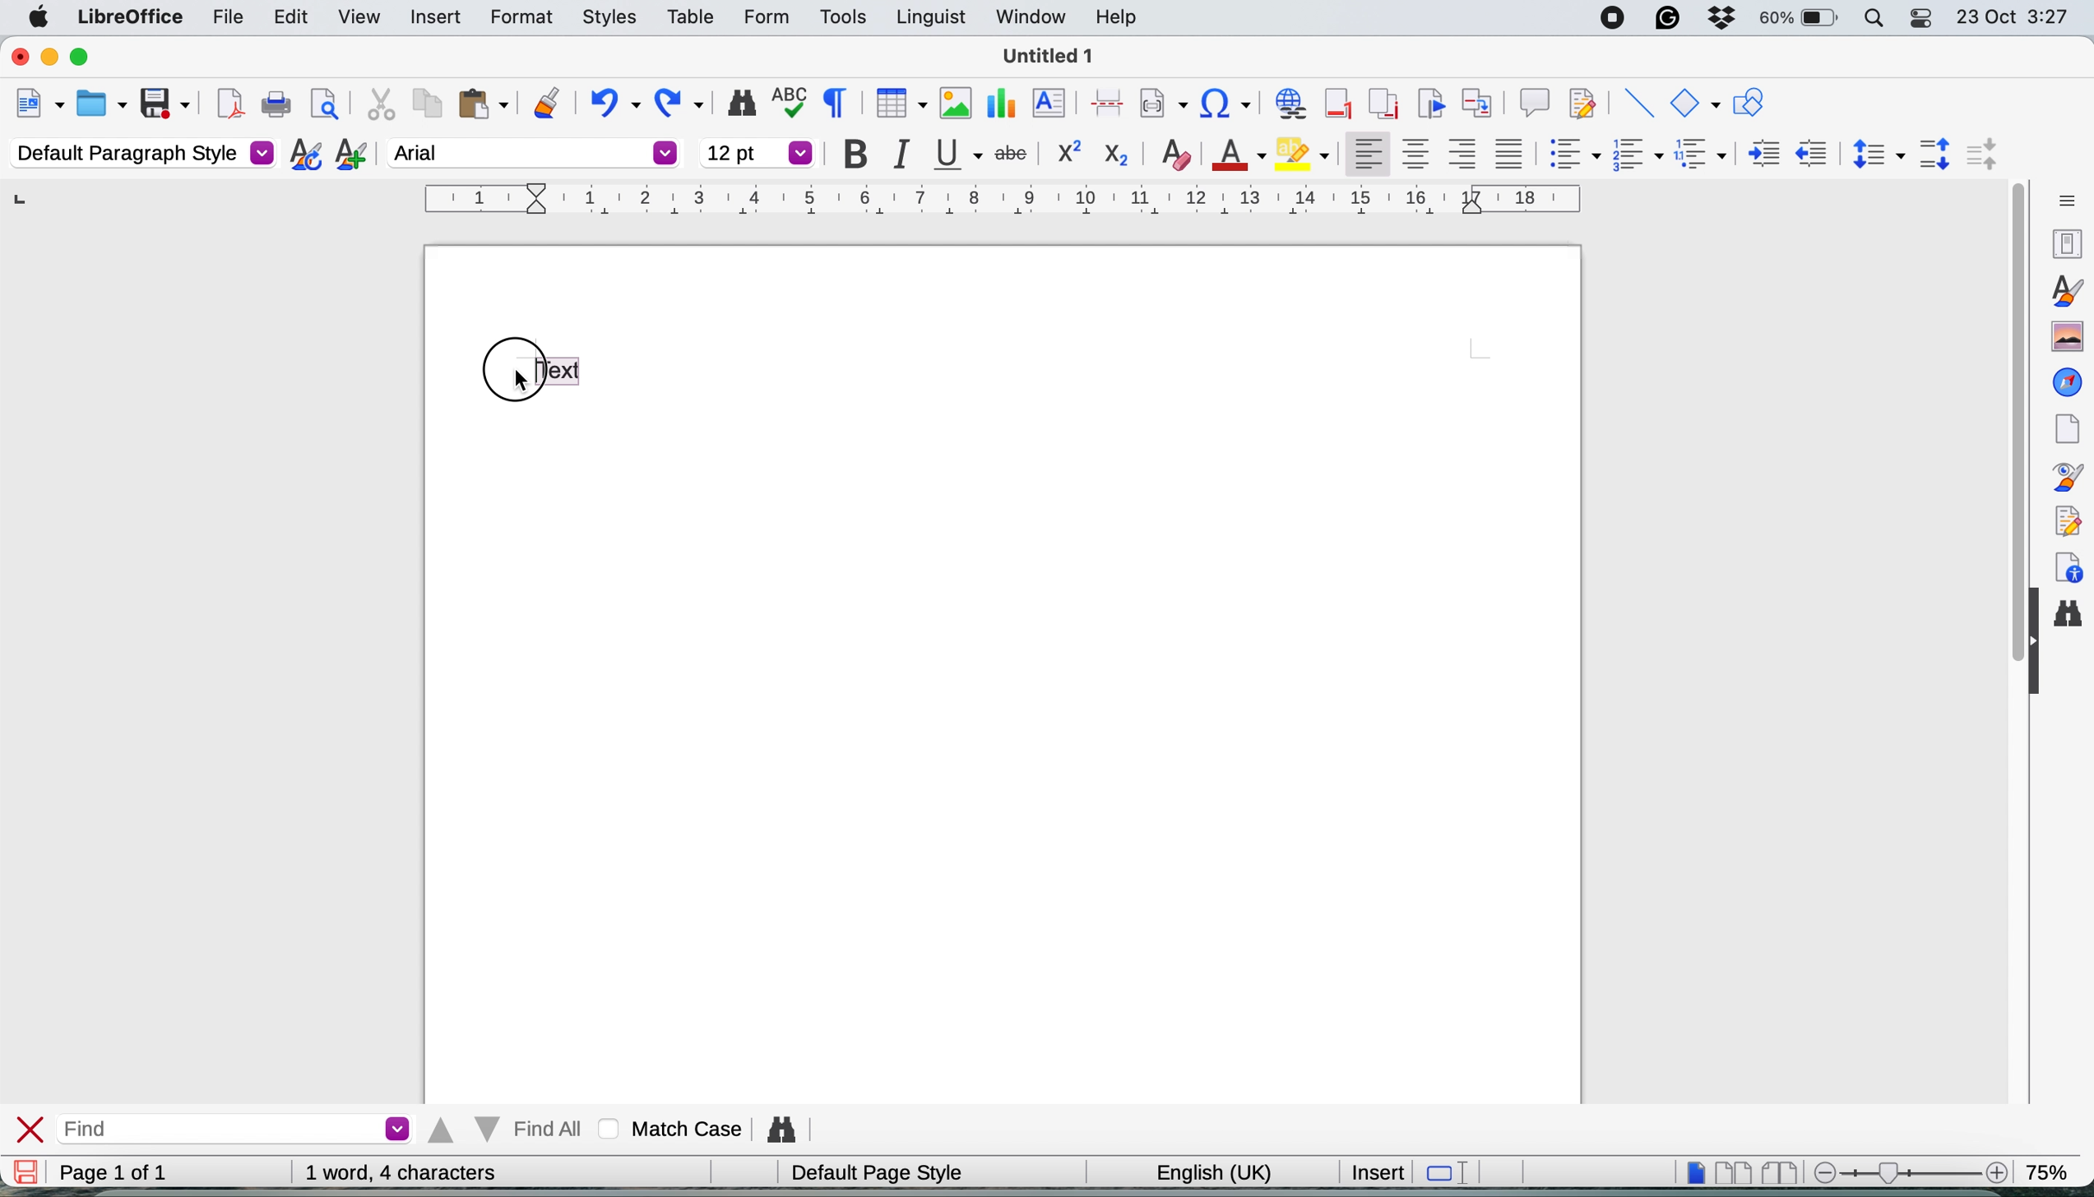  What do you see at coordinates (764, 17) in the screenshot?
I see `form` at bounding box center [764, 17].